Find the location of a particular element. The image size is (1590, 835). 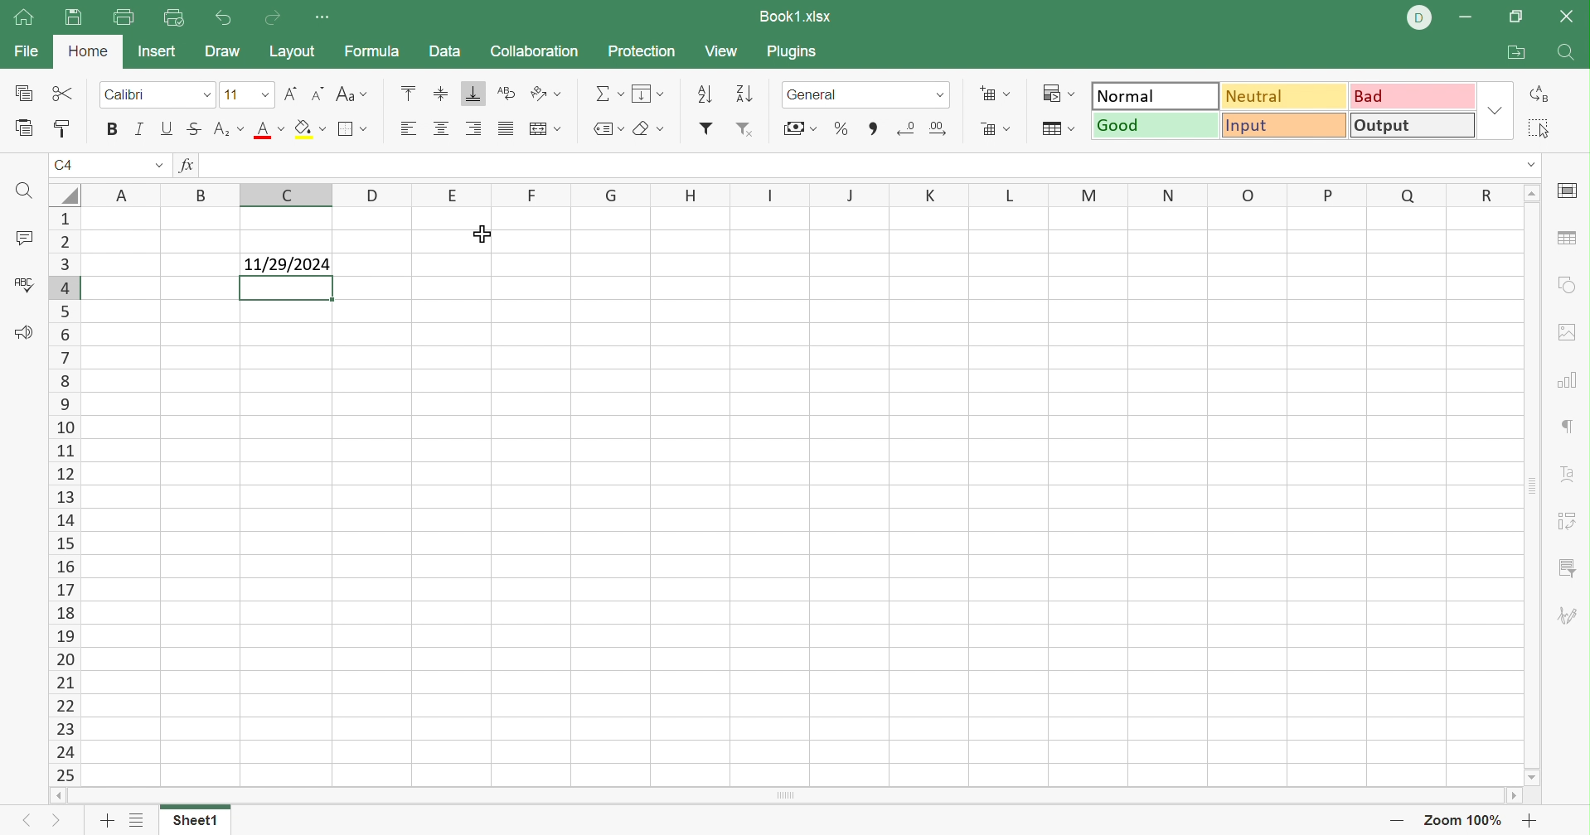

Sheet1 is located at coordinates (197, 821).